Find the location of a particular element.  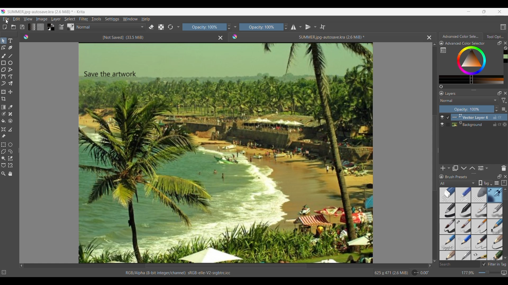

Dynamic brush tool is located at coordinates (3, 83).